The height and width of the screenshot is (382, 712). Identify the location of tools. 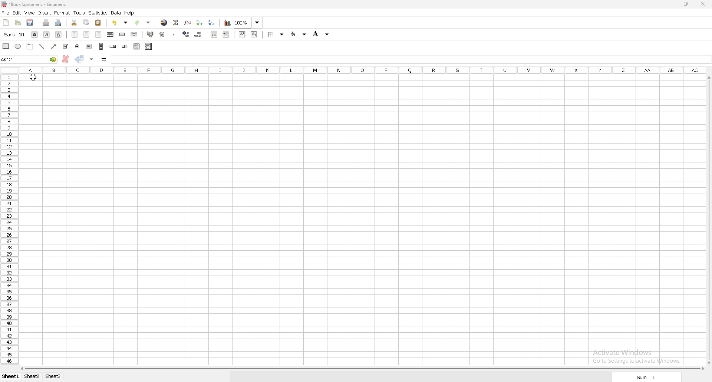
(79, 13).